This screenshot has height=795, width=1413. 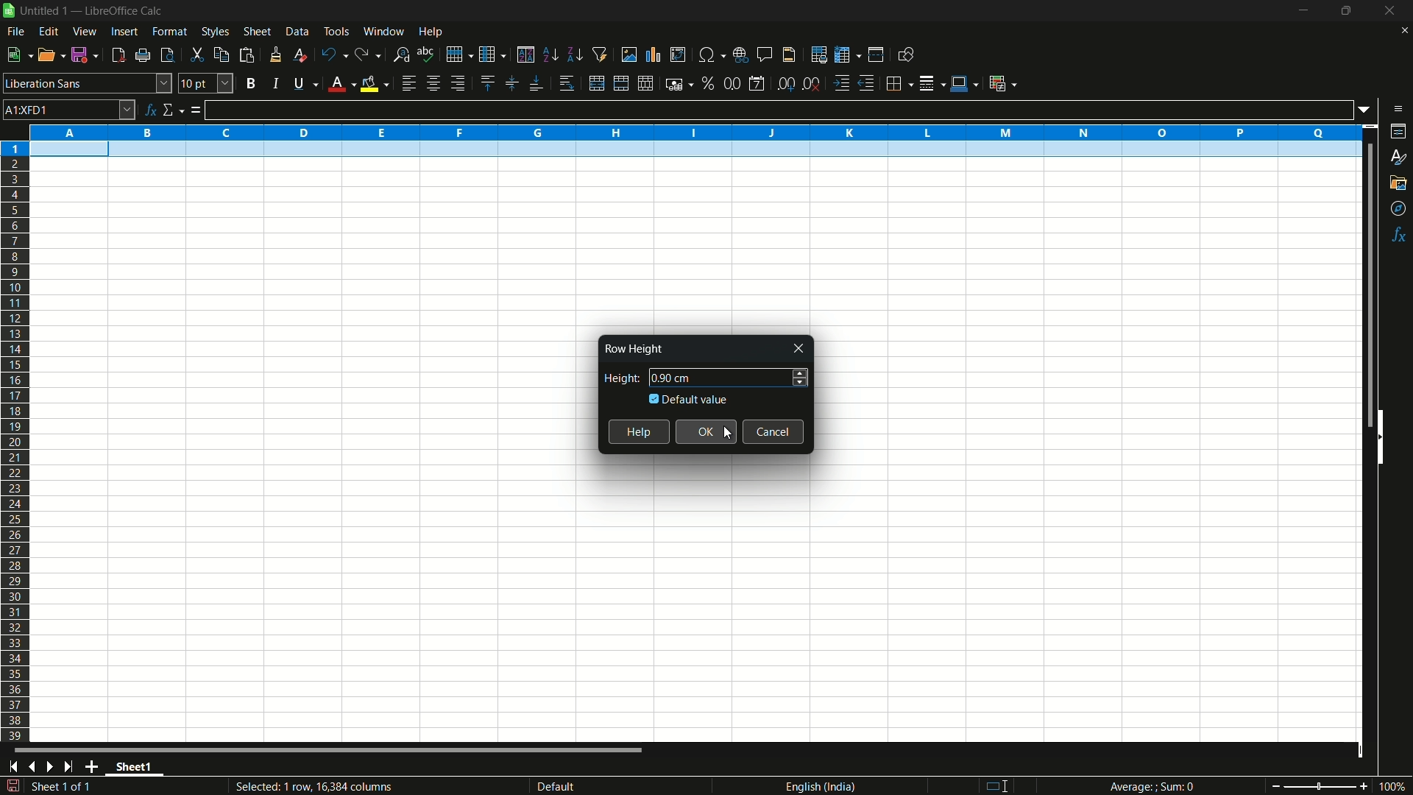 I want to click on decrease indentation, so click(x=868, y=83).